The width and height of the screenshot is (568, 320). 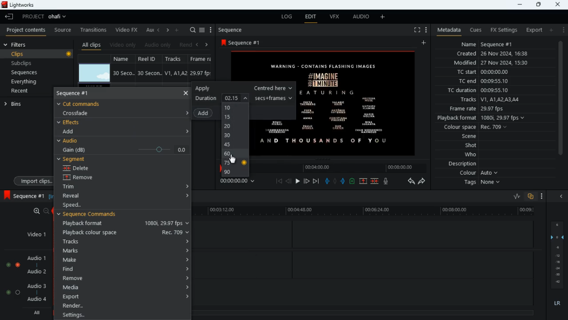 What do you see at coordinates (234, 136) in the screenshot?
I see `30` at bounding box center [234, 136].